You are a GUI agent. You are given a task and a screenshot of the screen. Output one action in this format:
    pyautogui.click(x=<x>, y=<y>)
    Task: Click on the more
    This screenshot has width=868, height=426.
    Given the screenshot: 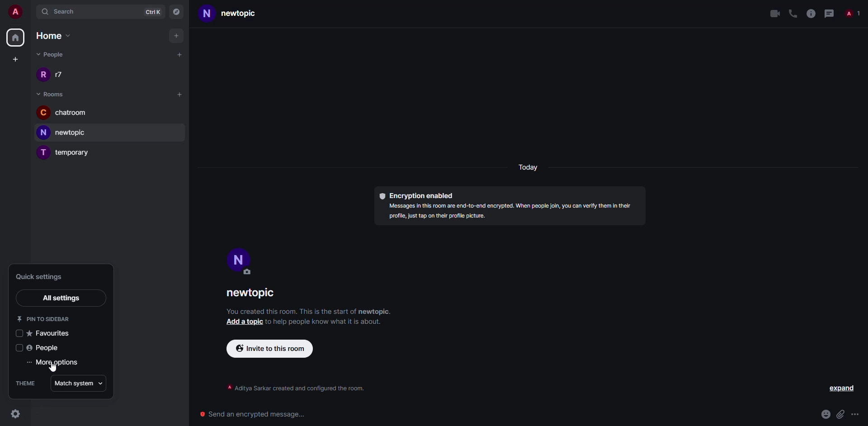 What is the action you would take?
    pyautogui.click(x=855, y=415)
    